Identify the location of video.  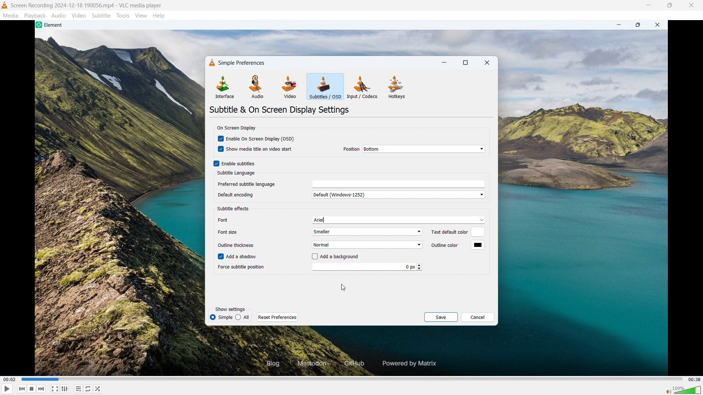
(289, 88).